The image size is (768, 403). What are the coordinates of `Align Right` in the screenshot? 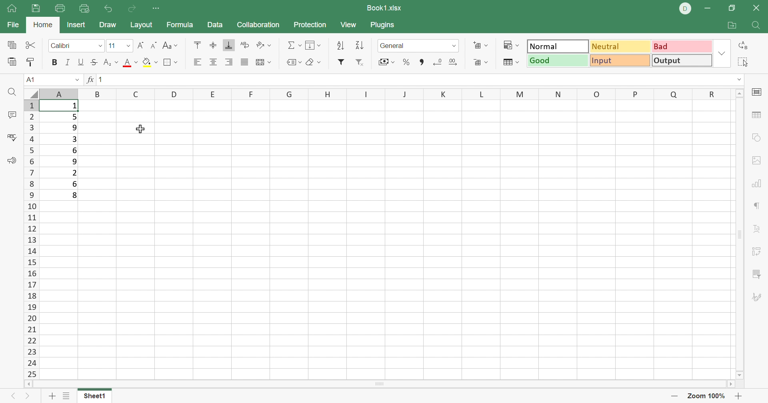 It's located at (229, 62).